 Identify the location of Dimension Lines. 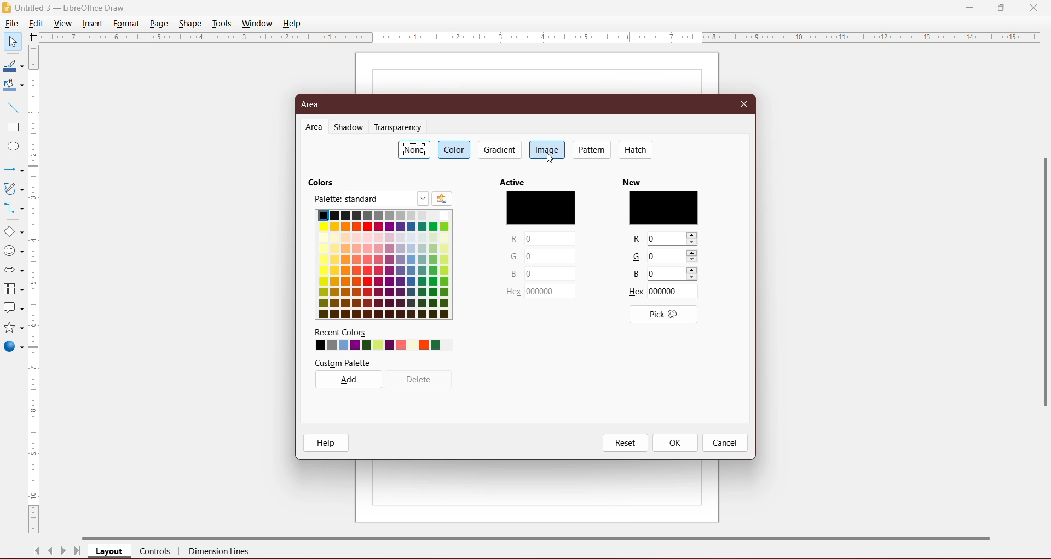
(220, 552).